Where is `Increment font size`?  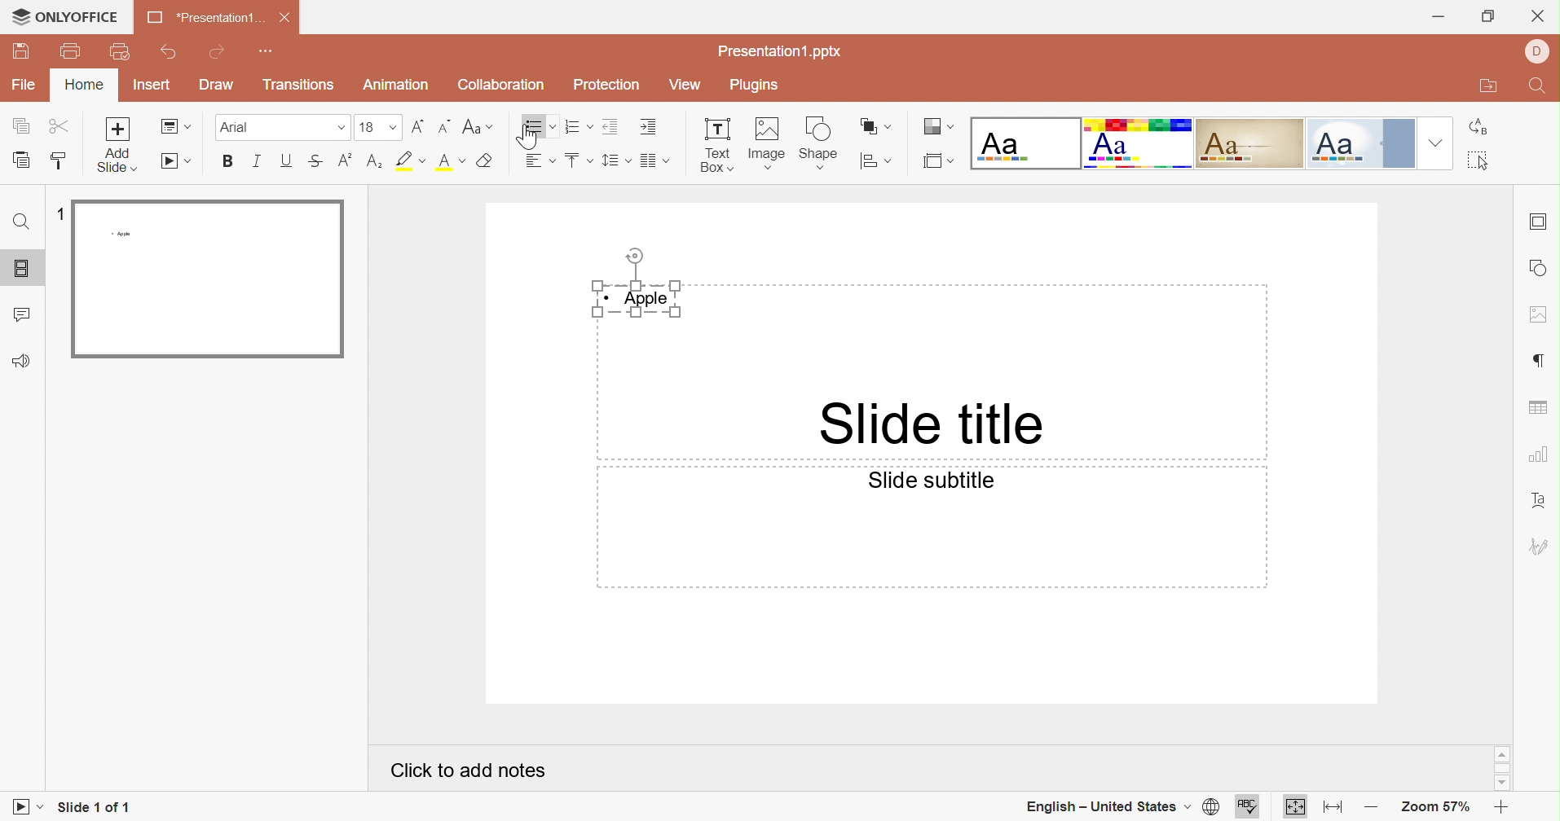
Increment font size is located at coordinates (418, 125).